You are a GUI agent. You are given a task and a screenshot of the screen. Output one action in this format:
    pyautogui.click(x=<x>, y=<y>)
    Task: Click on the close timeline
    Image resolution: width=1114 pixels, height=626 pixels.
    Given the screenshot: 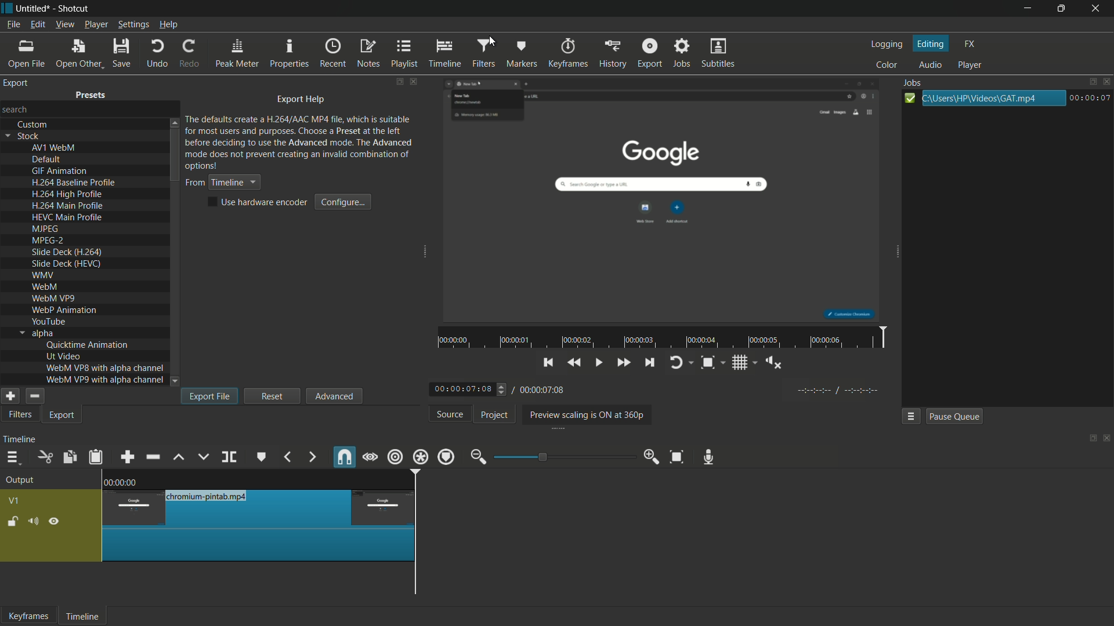 What is the action you would take?
    pyautogui.click(x=1107, y=439)
    